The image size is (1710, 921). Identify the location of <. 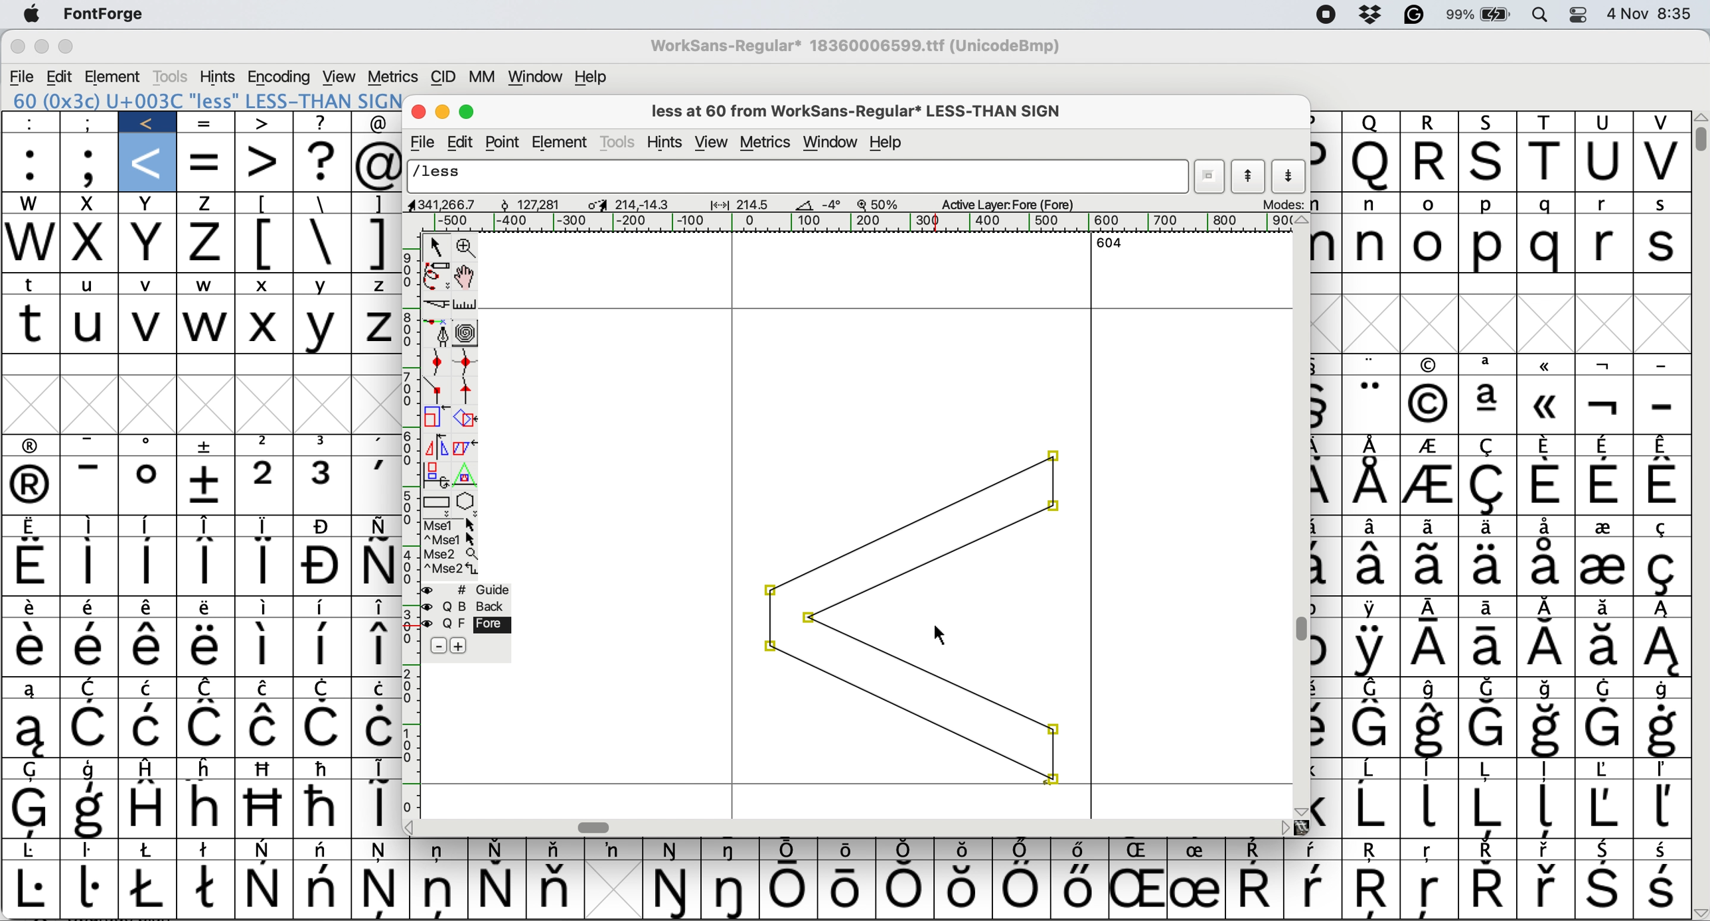
(149, 123).